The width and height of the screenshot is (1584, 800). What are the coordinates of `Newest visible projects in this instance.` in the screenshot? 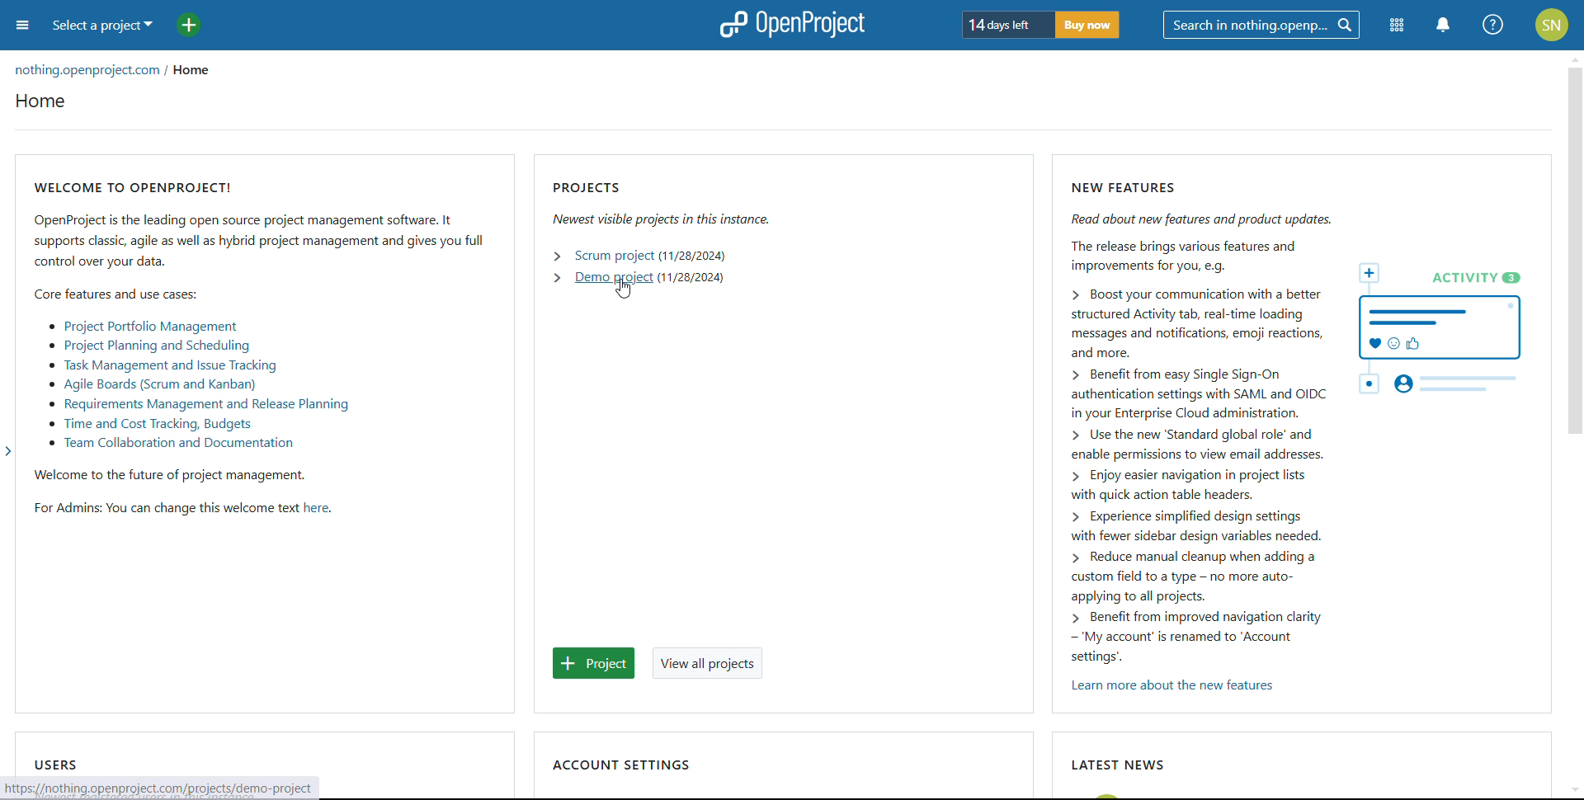 It's located at (667, 220).